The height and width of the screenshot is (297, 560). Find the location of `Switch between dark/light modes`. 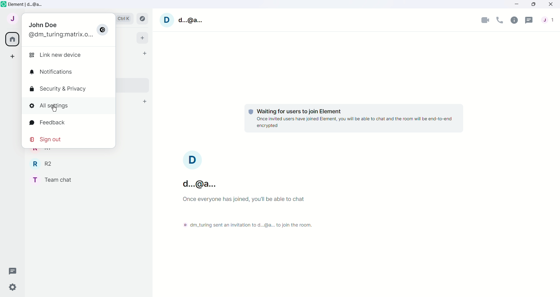

Switch between dark/light modes is located at coordinates (103, 30).